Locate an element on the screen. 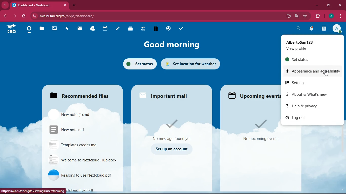  files is located at coordinates (41, 29).